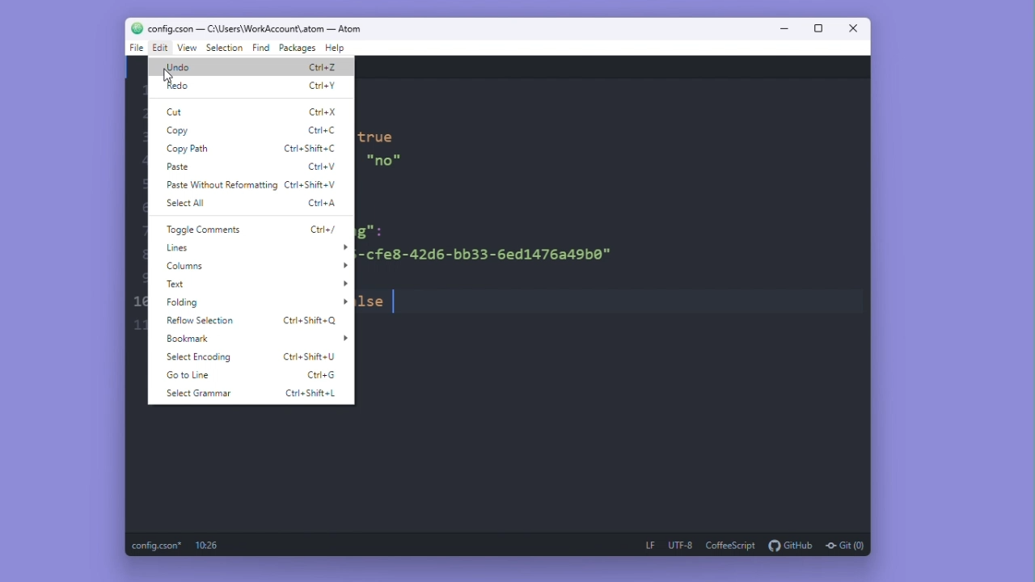 This screenshot has height=582, width=1035. What do you see at coordinates (226, 49) in the screenshot?
I see `Selection` at bounding box center [226, 49].